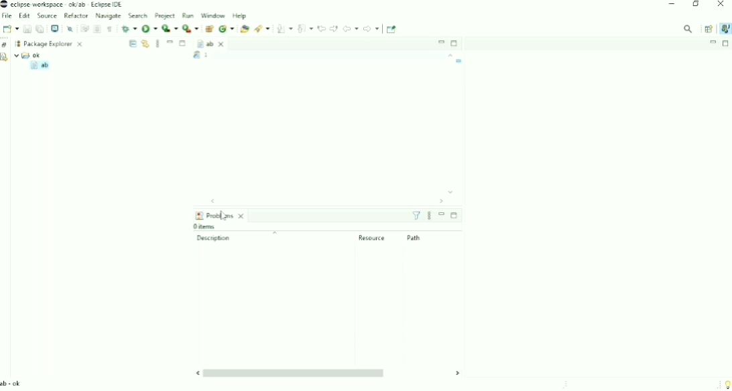  I want to click on 0 items, so click(208, 226).